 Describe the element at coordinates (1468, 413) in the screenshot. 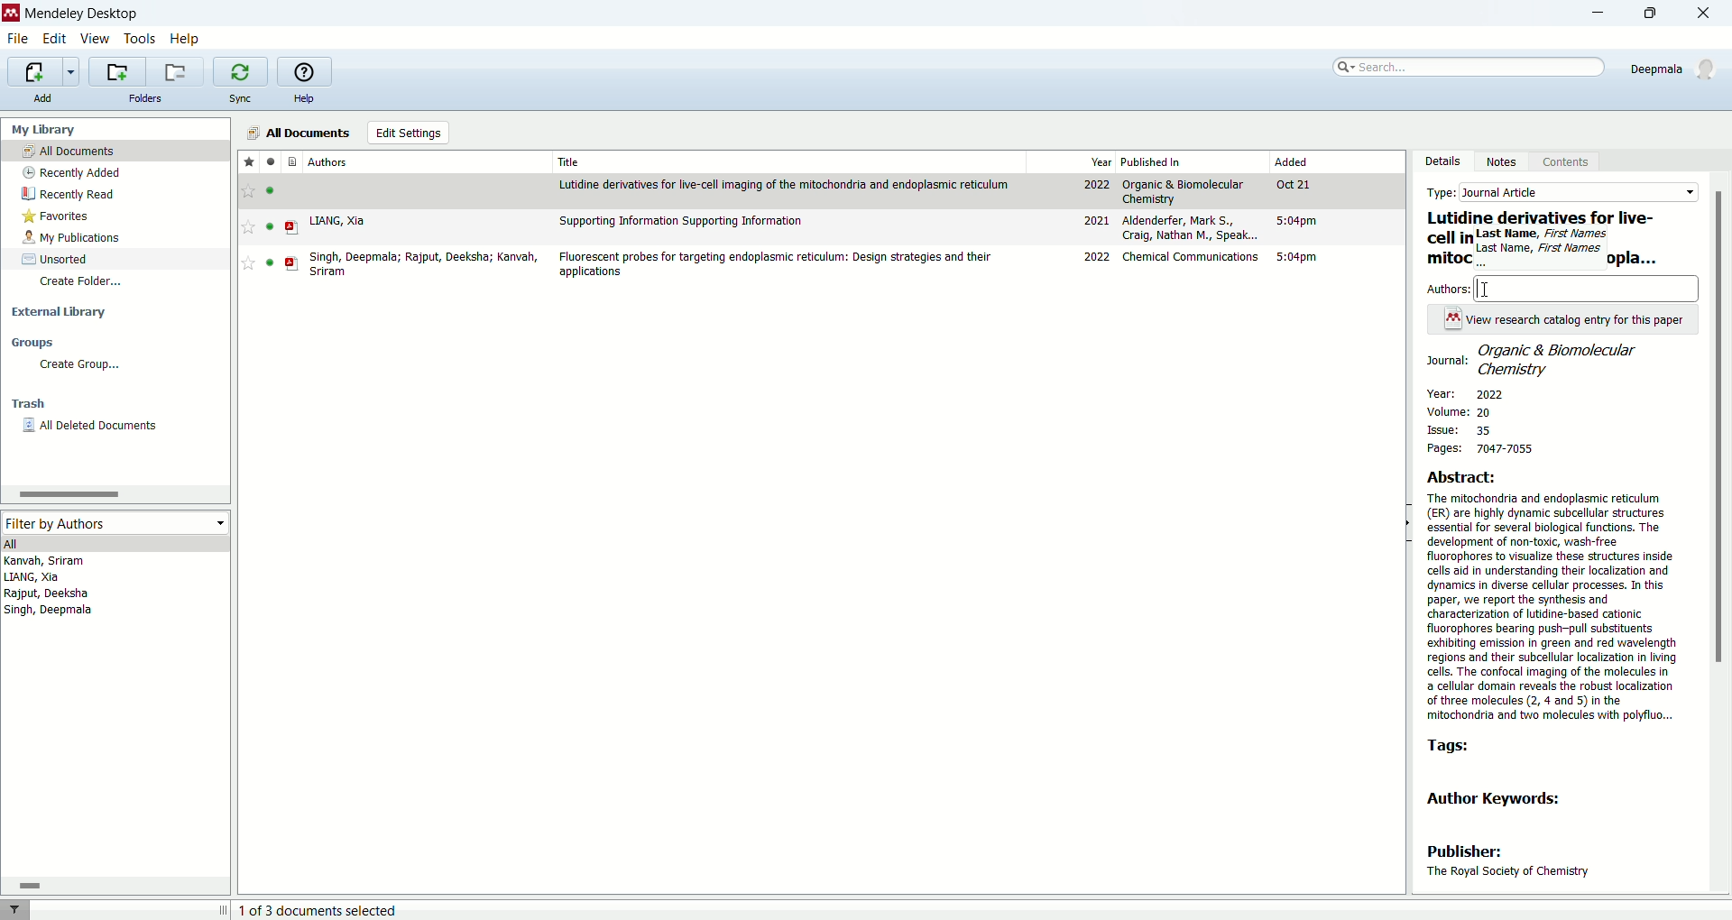

I see `volume: 20` at that location.